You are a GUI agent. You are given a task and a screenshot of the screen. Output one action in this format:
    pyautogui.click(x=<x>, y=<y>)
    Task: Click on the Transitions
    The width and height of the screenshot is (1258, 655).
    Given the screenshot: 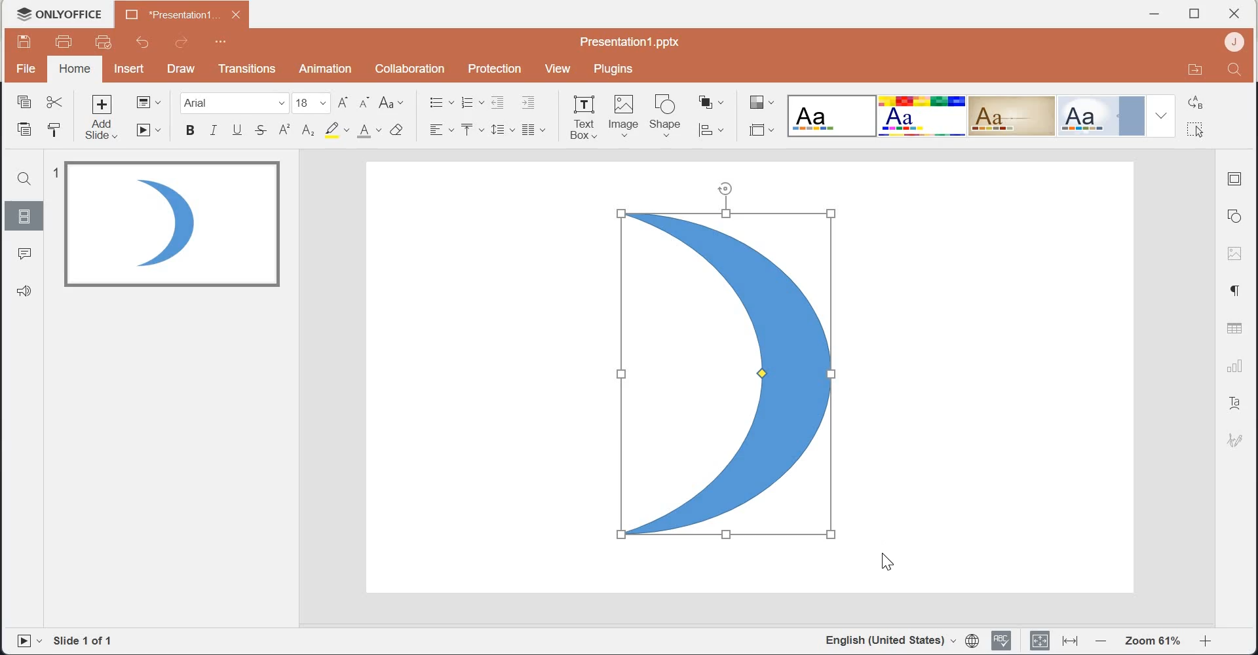 What is the action you would take?
    pyautogui.click(x=245, y=69)
    